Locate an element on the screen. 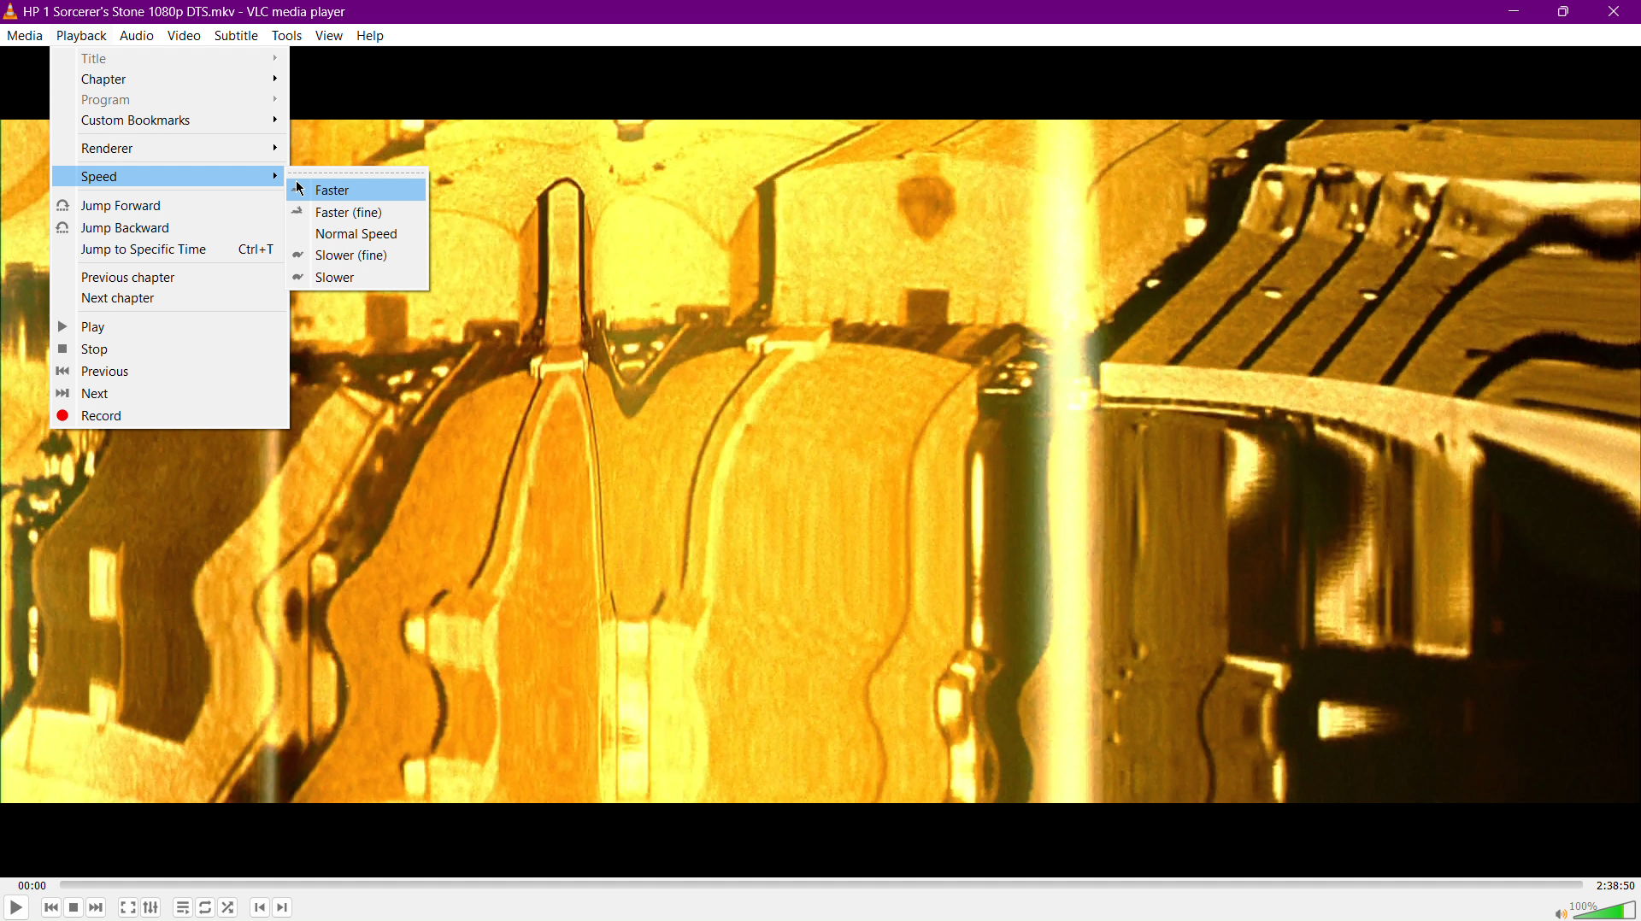 This screenshot has width=1641, height=921. Next is located at coordinates (88, 393).